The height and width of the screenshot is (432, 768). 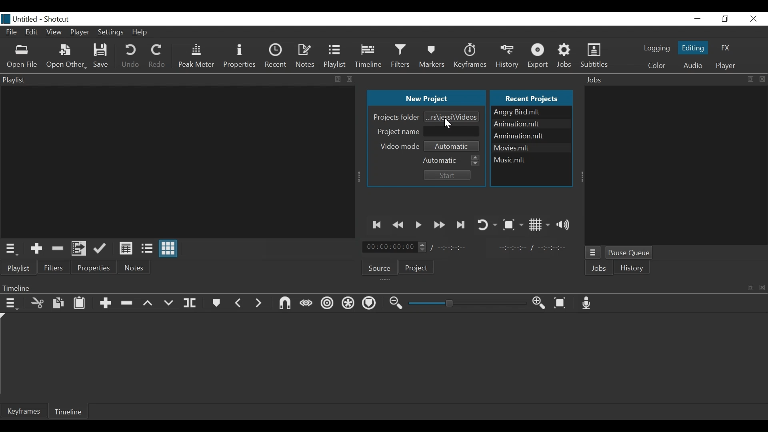 I want to click on Paste, so click(x=80, y=303).